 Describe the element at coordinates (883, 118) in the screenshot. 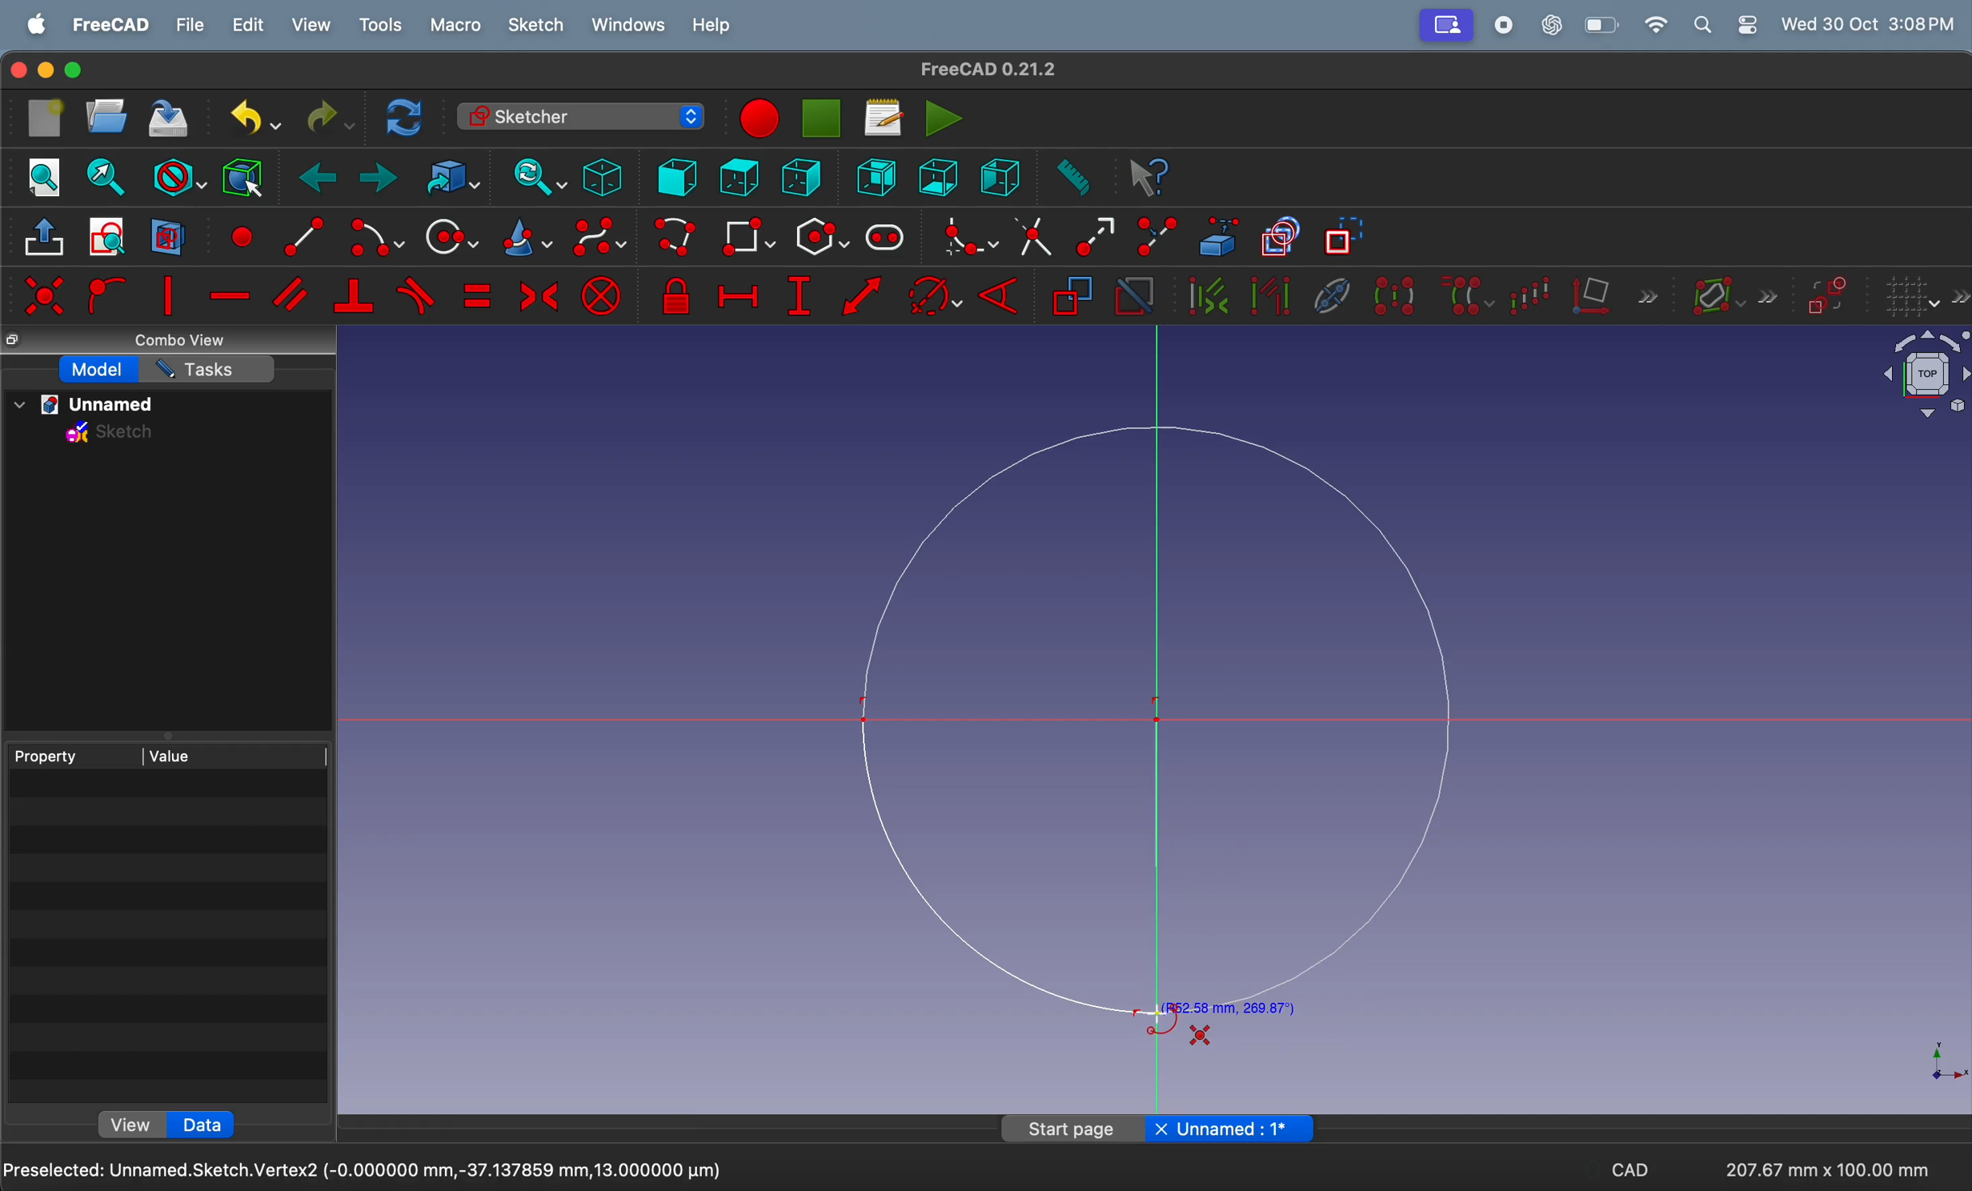

I see `read marco` at that location.